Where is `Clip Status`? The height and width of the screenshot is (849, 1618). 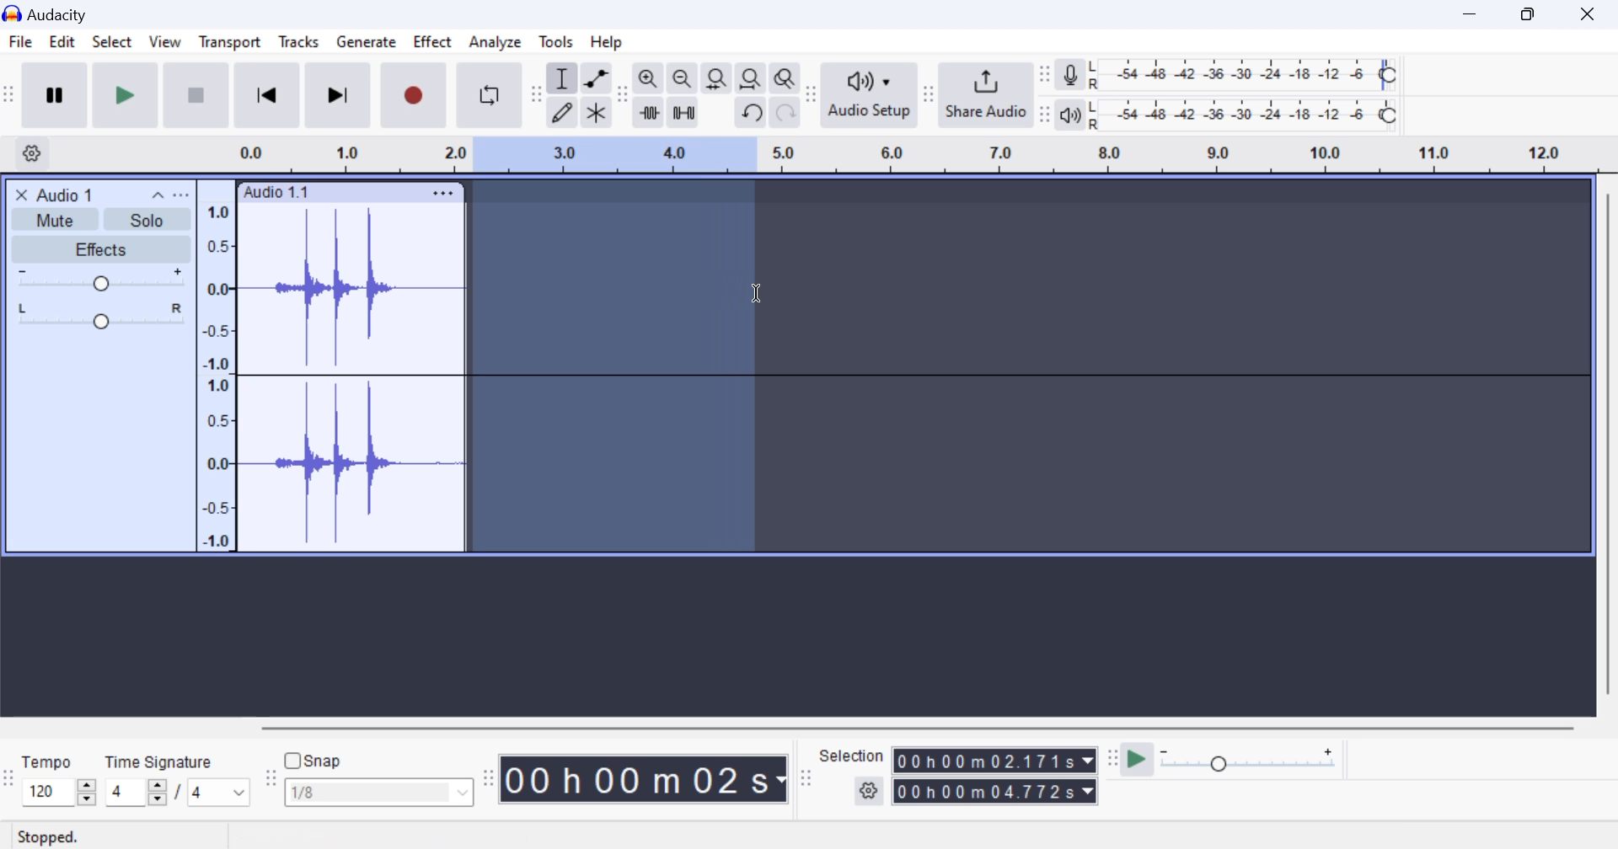
Clip Status is located at coordinates (50, 838).